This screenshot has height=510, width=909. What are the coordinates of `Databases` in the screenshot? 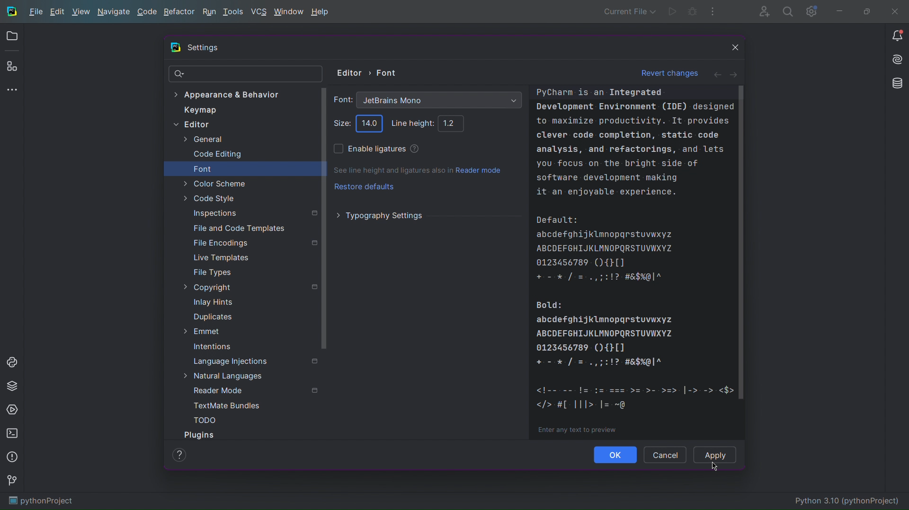 It's located at (894, 85).